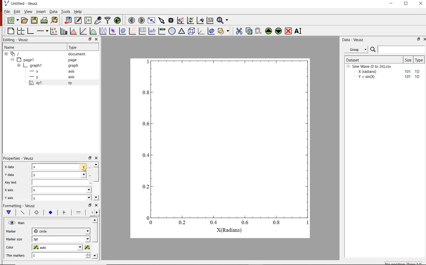 The width and height of the screenshot is (426, 265). Describe the element at coordinates (354, 40) in the screenshot. I see `Data - Veusz` at that location.